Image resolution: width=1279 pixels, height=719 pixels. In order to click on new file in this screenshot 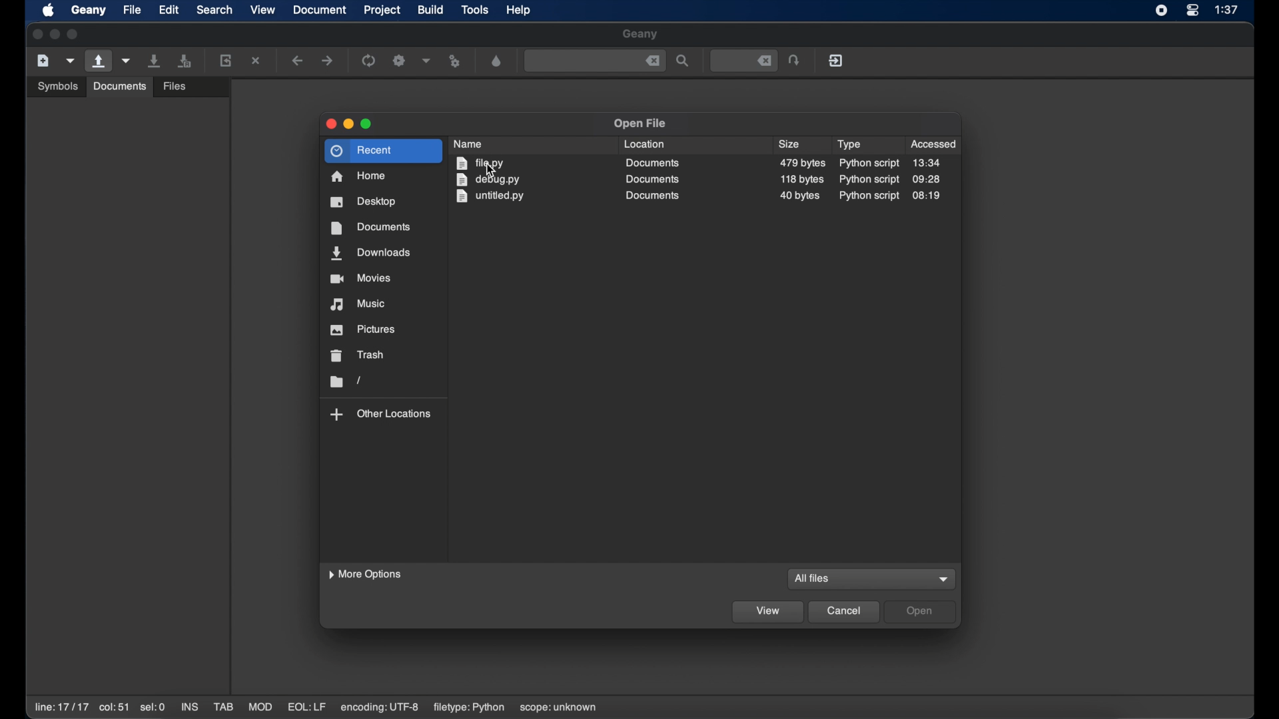, I will do `click(43, 60)`.